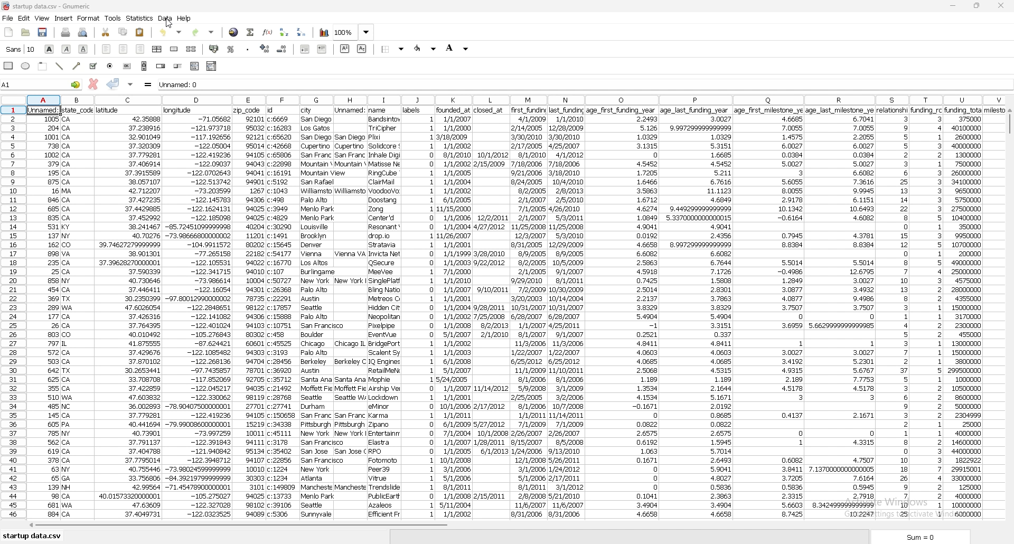 Image resolution: width=1014 pixels, height=544 pixels. What do you see at coordinates (194, 66) in the screenshot?
I see `list` at bounding box center [194, 66].